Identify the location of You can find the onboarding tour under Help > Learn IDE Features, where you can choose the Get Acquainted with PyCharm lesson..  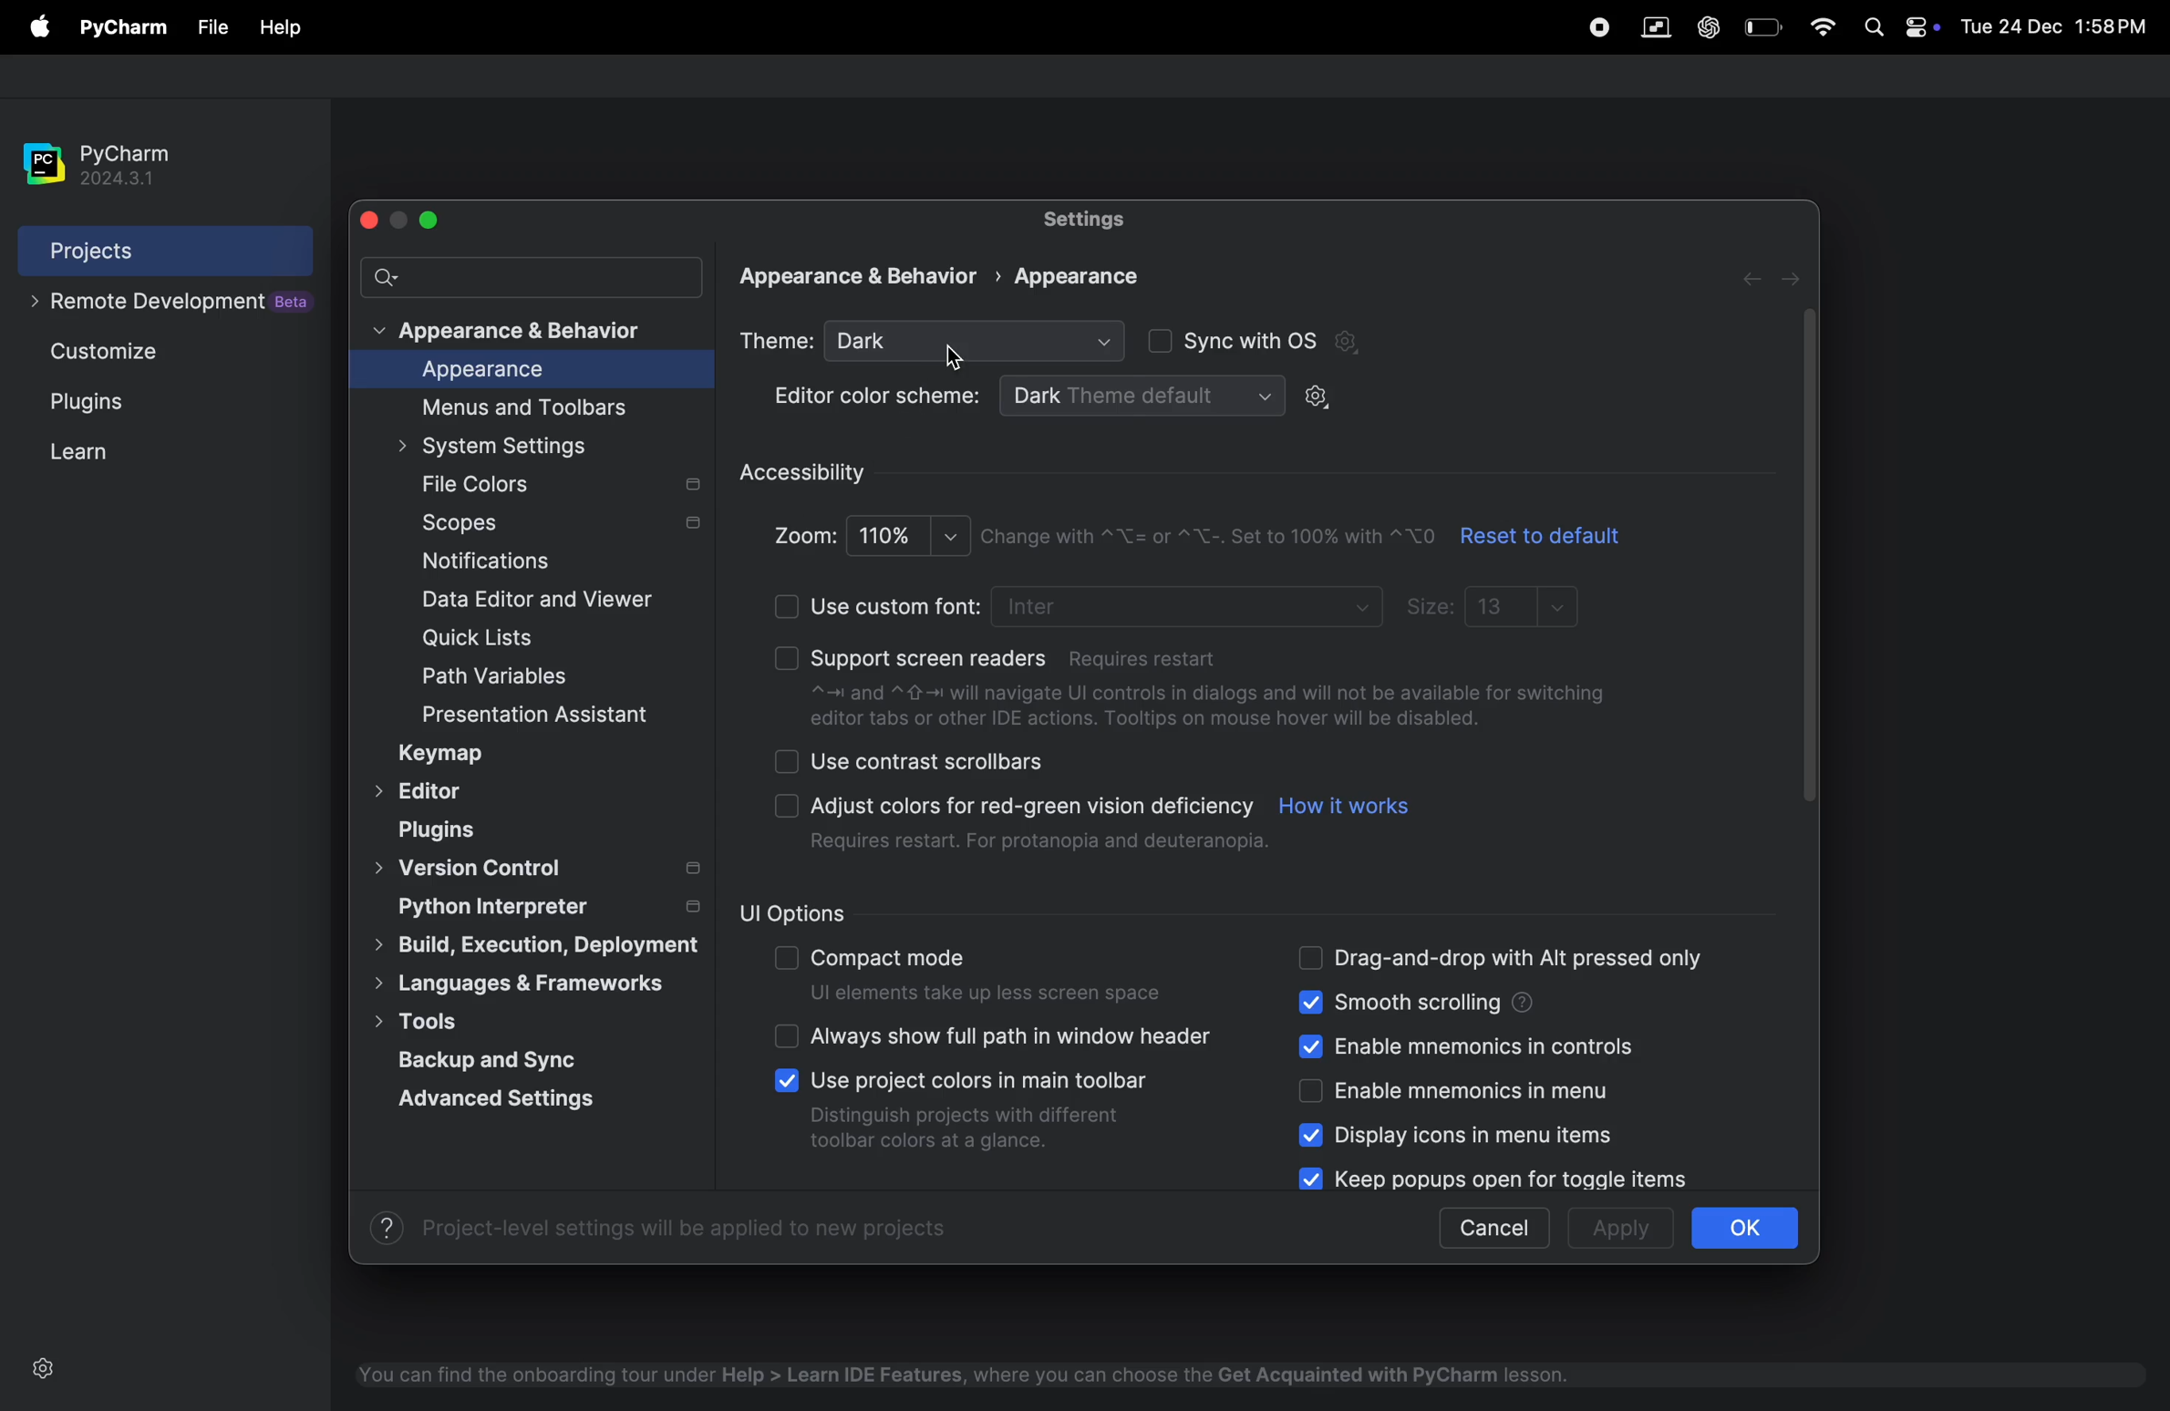
(969, 1379).